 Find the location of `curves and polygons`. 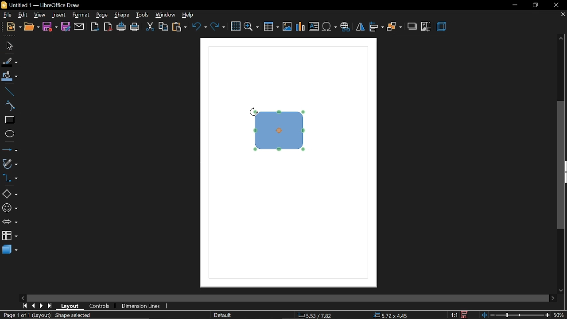

curves and polygons is located at coordinates (9, 164).